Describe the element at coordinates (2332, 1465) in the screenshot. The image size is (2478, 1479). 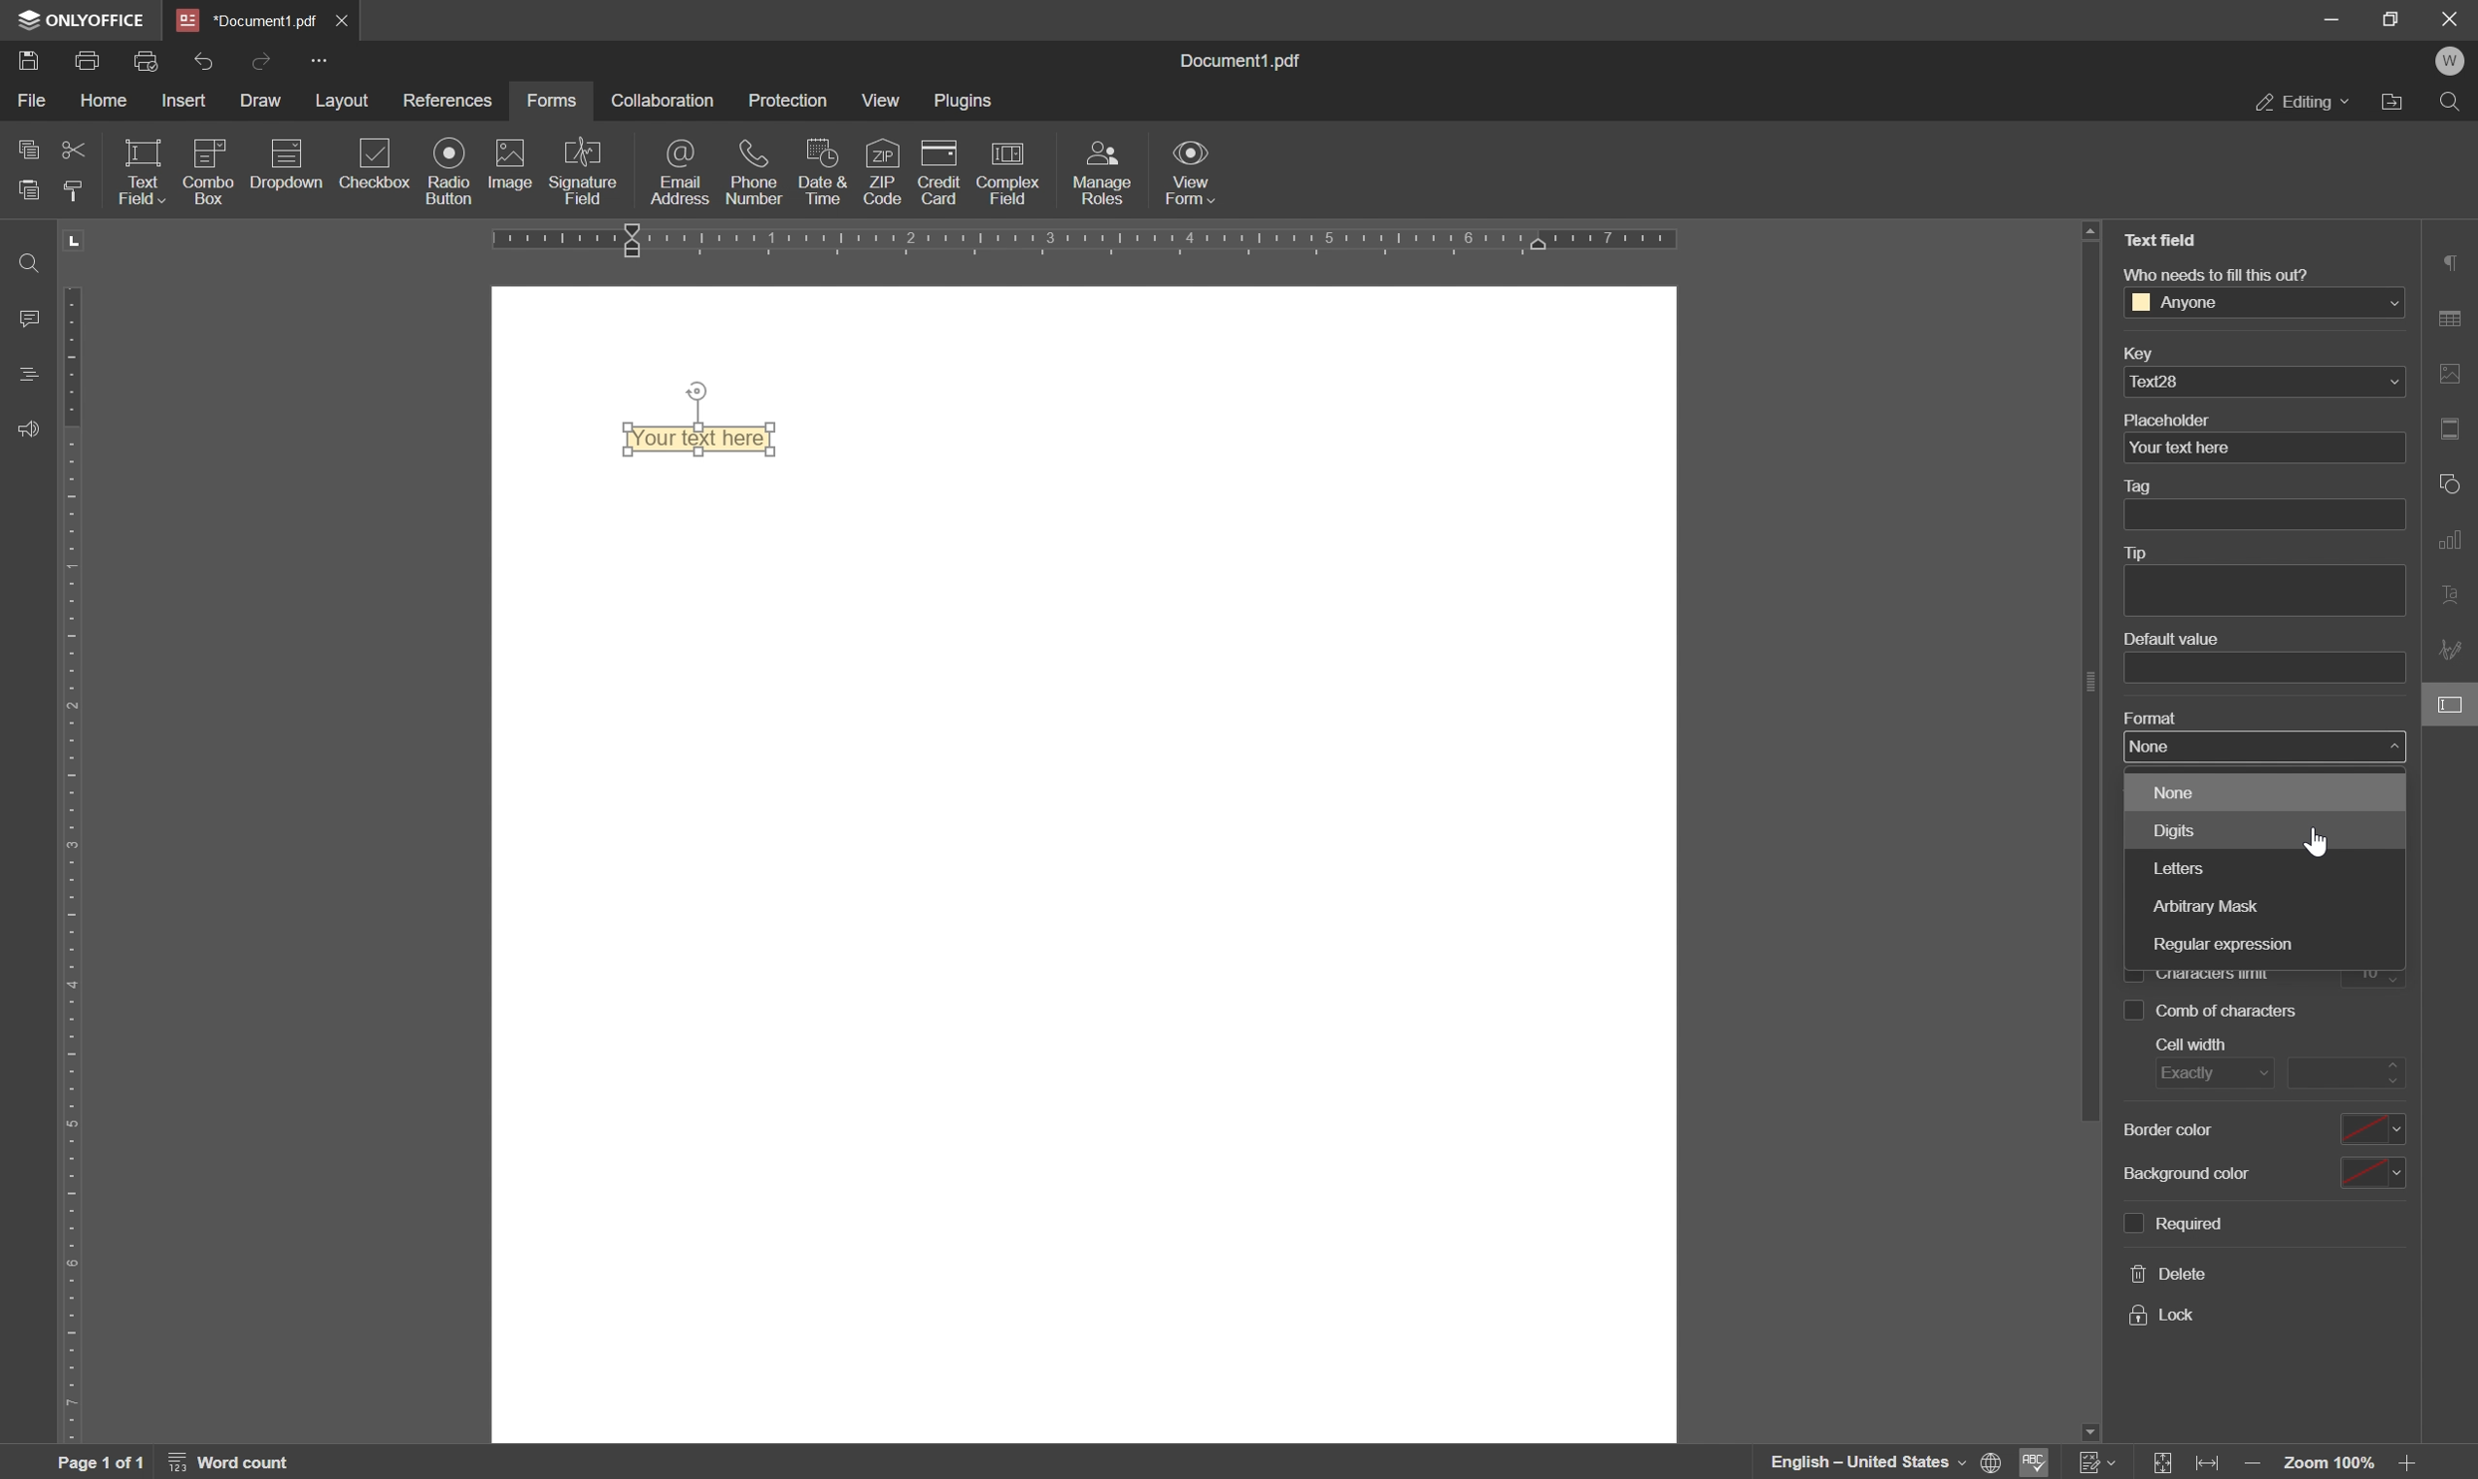
I see `zoom 100%` at that location.